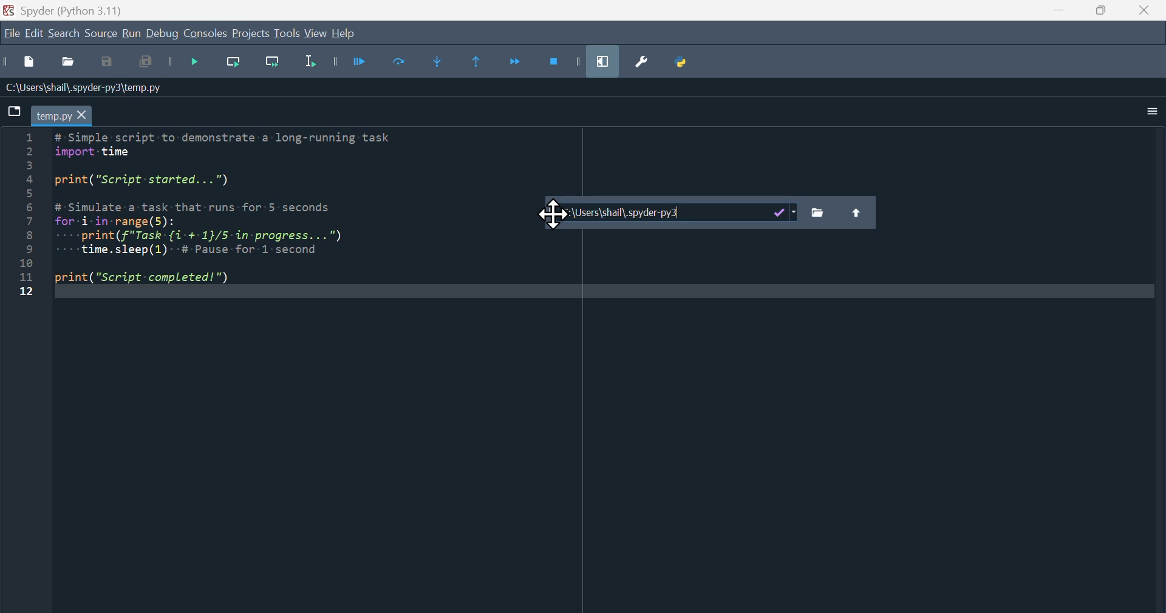 Image resolution: width=1166 pixels, height=613 pixels. What do you see at coordinates (669, 215) in the screenshot?
I see `Plugins` at bounding box center [669, 215].